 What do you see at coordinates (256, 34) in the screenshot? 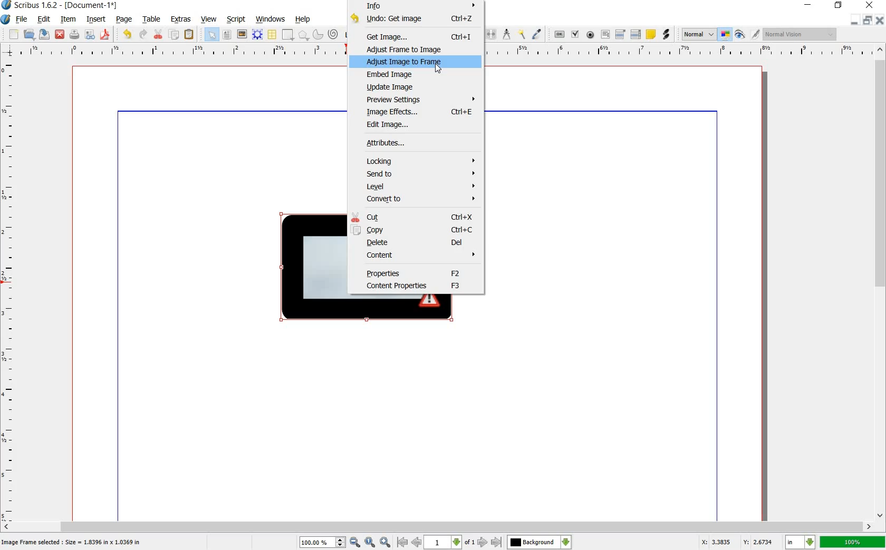
I see `render frame` at bounding box center [256, 34].